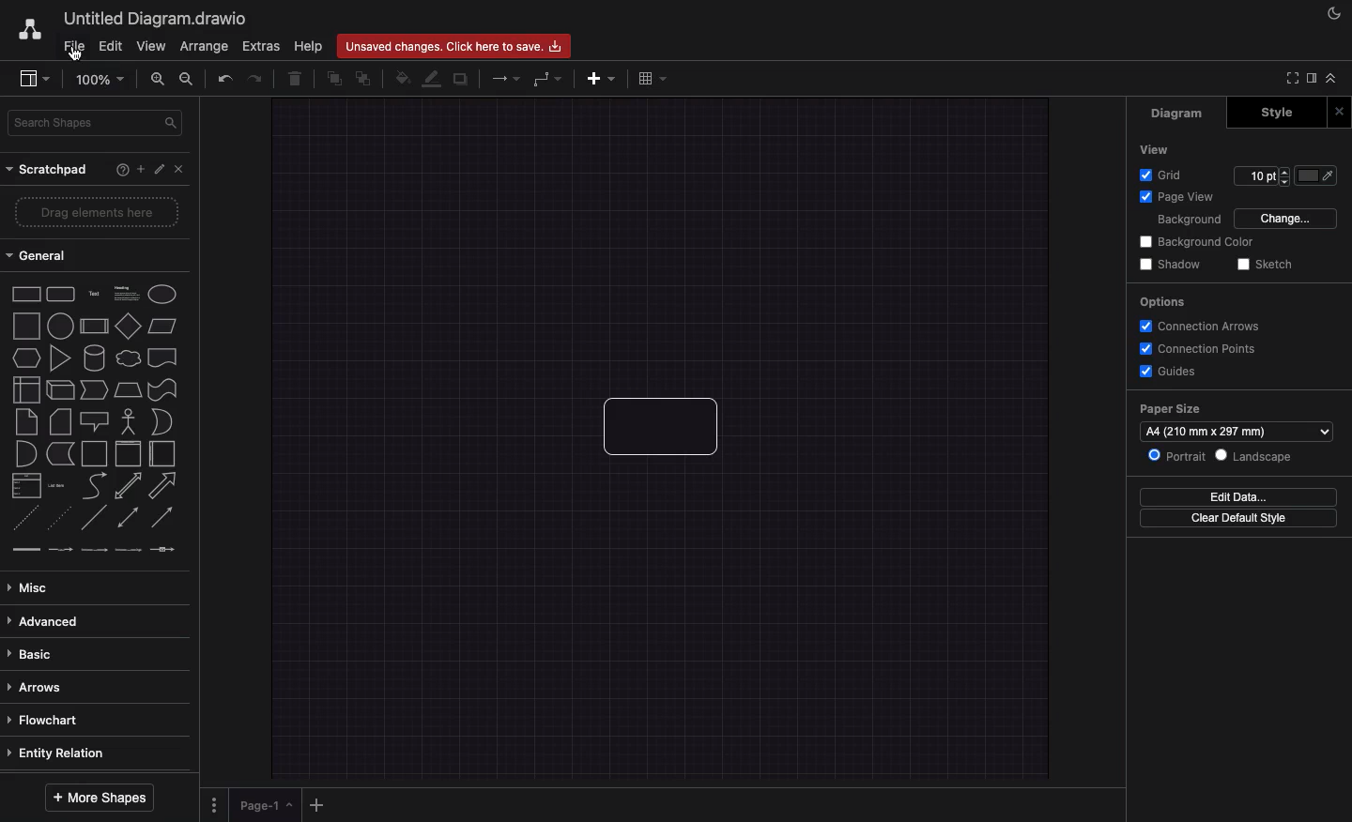 This screenshot has height=822, width=1352. Describe the element at coordinates (1204, 327) in the screenshot. I see `Connection arrows` at that location.